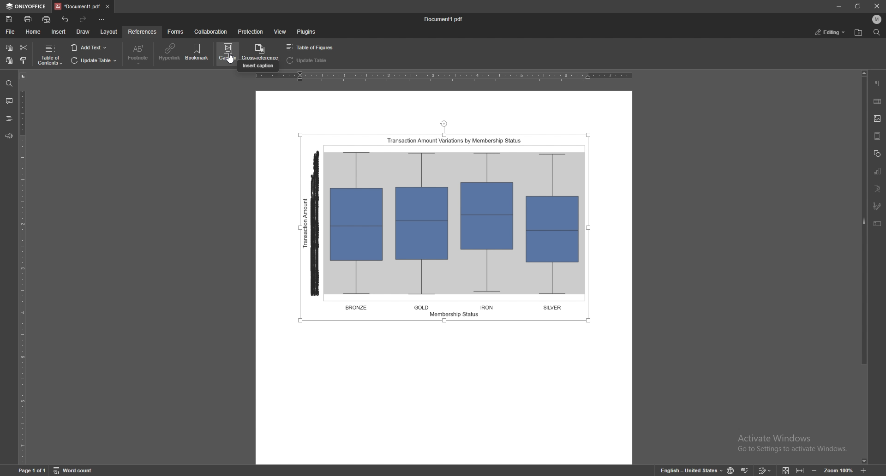 Image resolution: width=886 pixels, height=476 pixels. I want to click on figure, so click(448, 223).